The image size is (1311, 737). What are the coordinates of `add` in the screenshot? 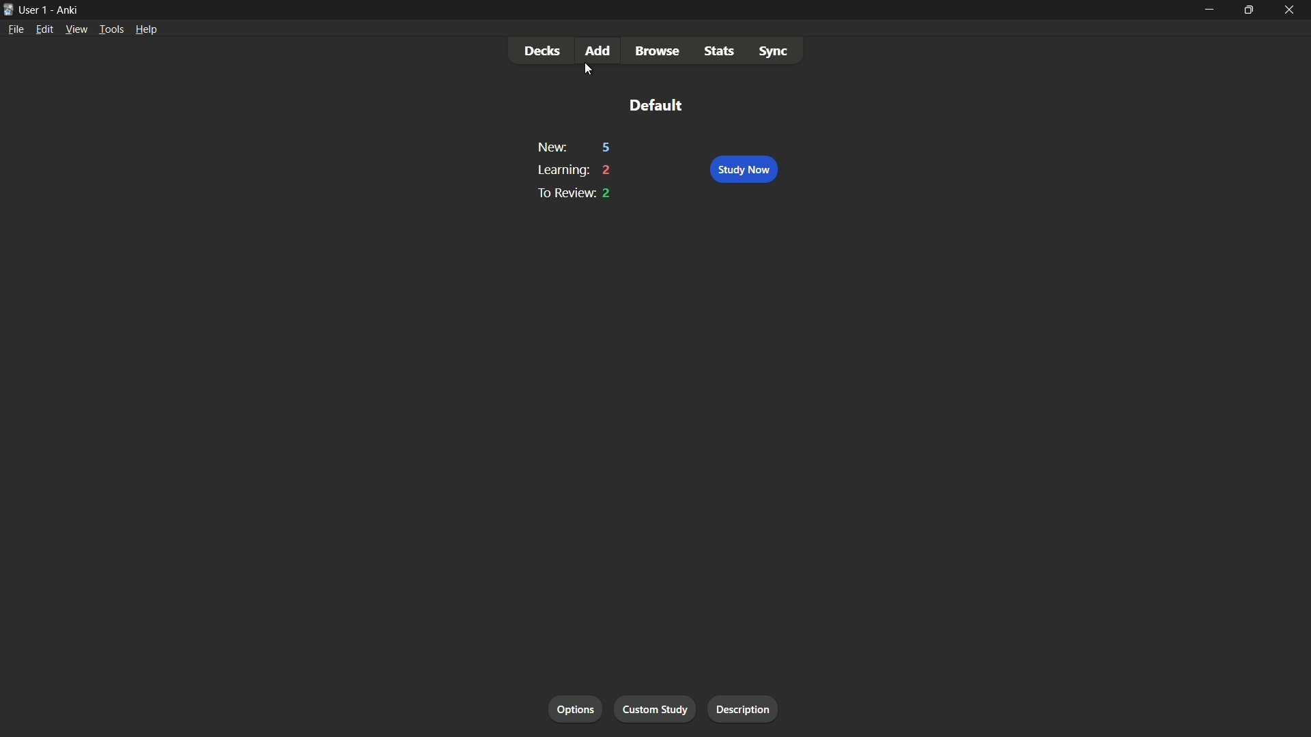 It's located at (599, 50).